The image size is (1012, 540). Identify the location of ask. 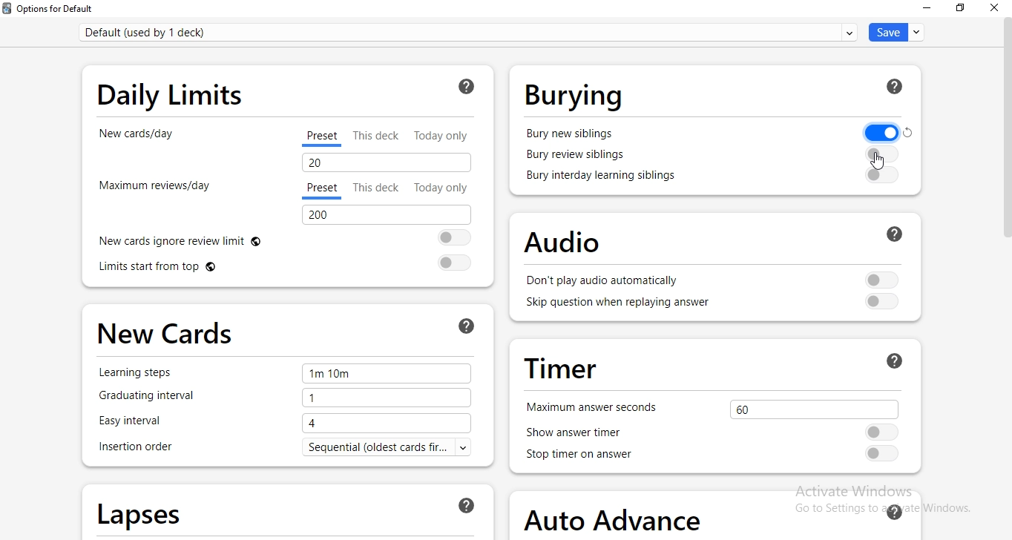
(901, 234).